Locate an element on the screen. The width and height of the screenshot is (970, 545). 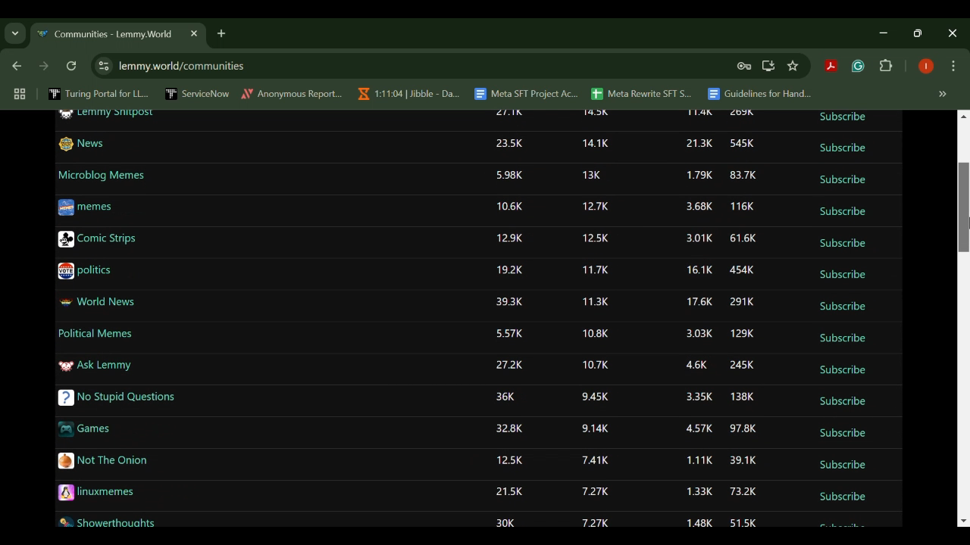
Scroll Bar is located at coordinates (964, 317).